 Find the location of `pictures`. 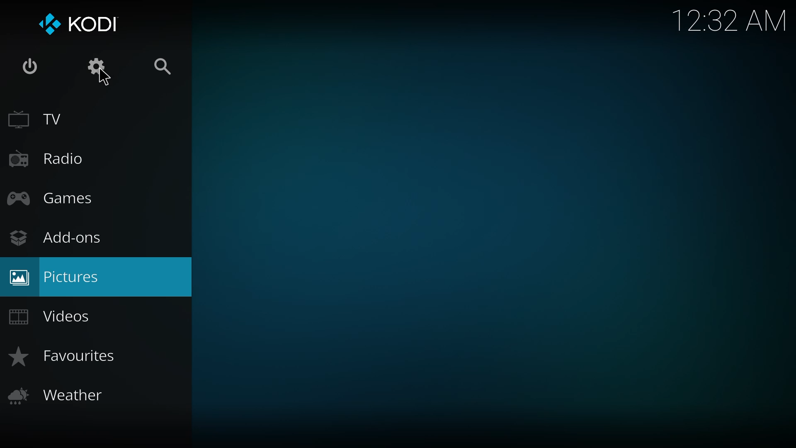

pictures is located at coordinates (58, 275).